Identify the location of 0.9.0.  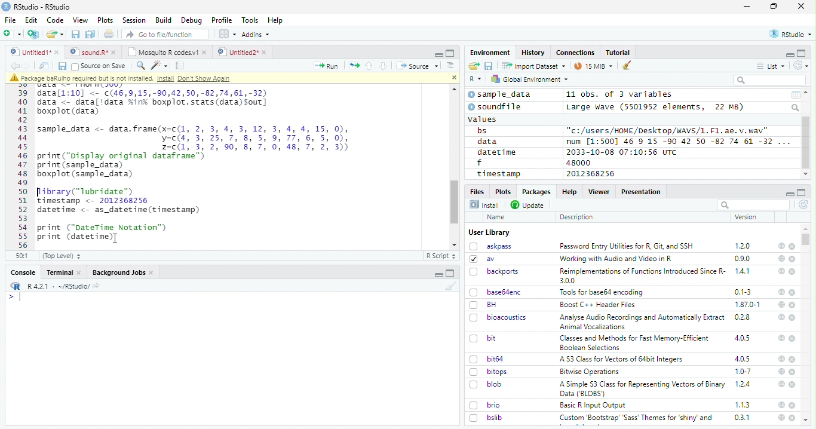
(743, 259).